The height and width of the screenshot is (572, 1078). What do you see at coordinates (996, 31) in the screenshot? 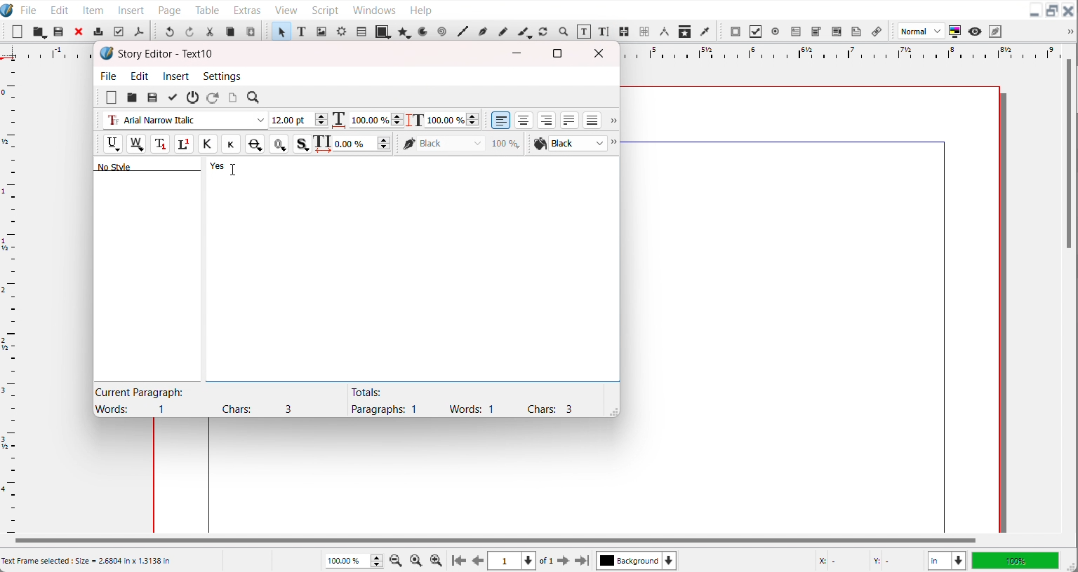
I see `Edit in preview mode` at bounding box center [996, 31].